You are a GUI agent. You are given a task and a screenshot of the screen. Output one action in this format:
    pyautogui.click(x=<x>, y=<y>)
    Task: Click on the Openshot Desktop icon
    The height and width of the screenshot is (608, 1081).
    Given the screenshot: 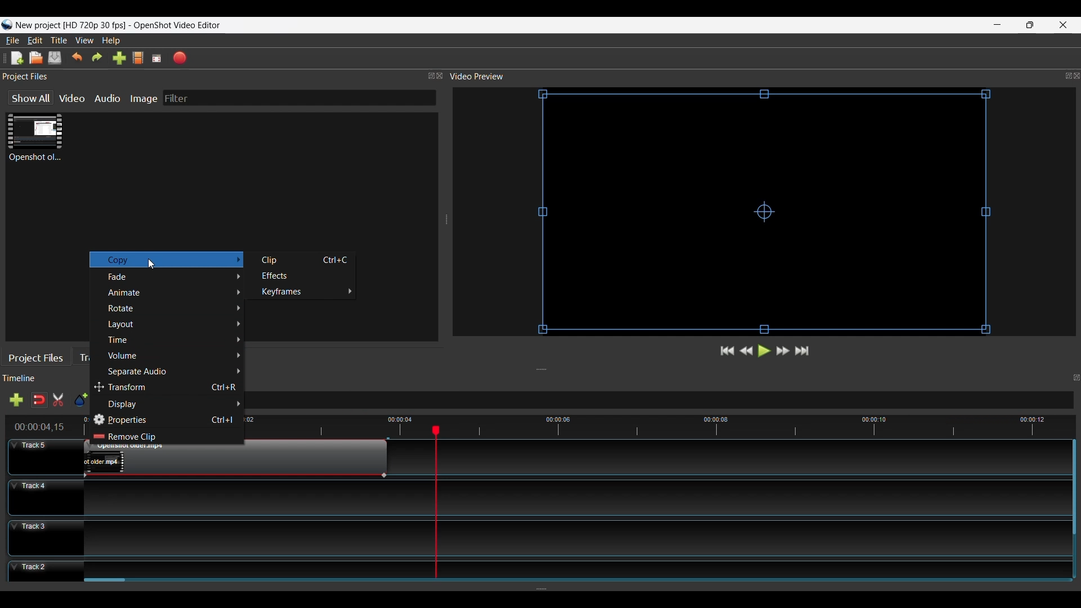 What is the action you would take?
    pyautogui.click(x=7, y=25)
    